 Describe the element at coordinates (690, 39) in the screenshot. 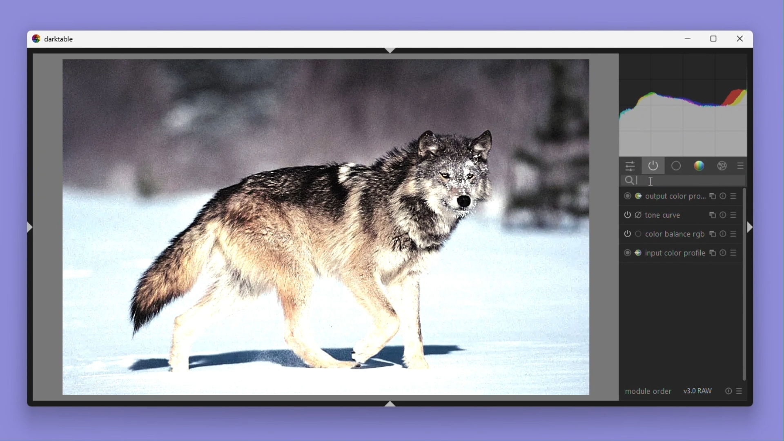

I see `Minimise` at that location.